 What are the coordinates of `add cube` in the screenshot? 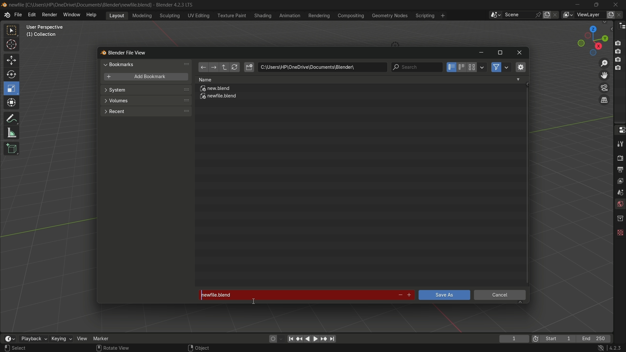 It's located at (10, 149).